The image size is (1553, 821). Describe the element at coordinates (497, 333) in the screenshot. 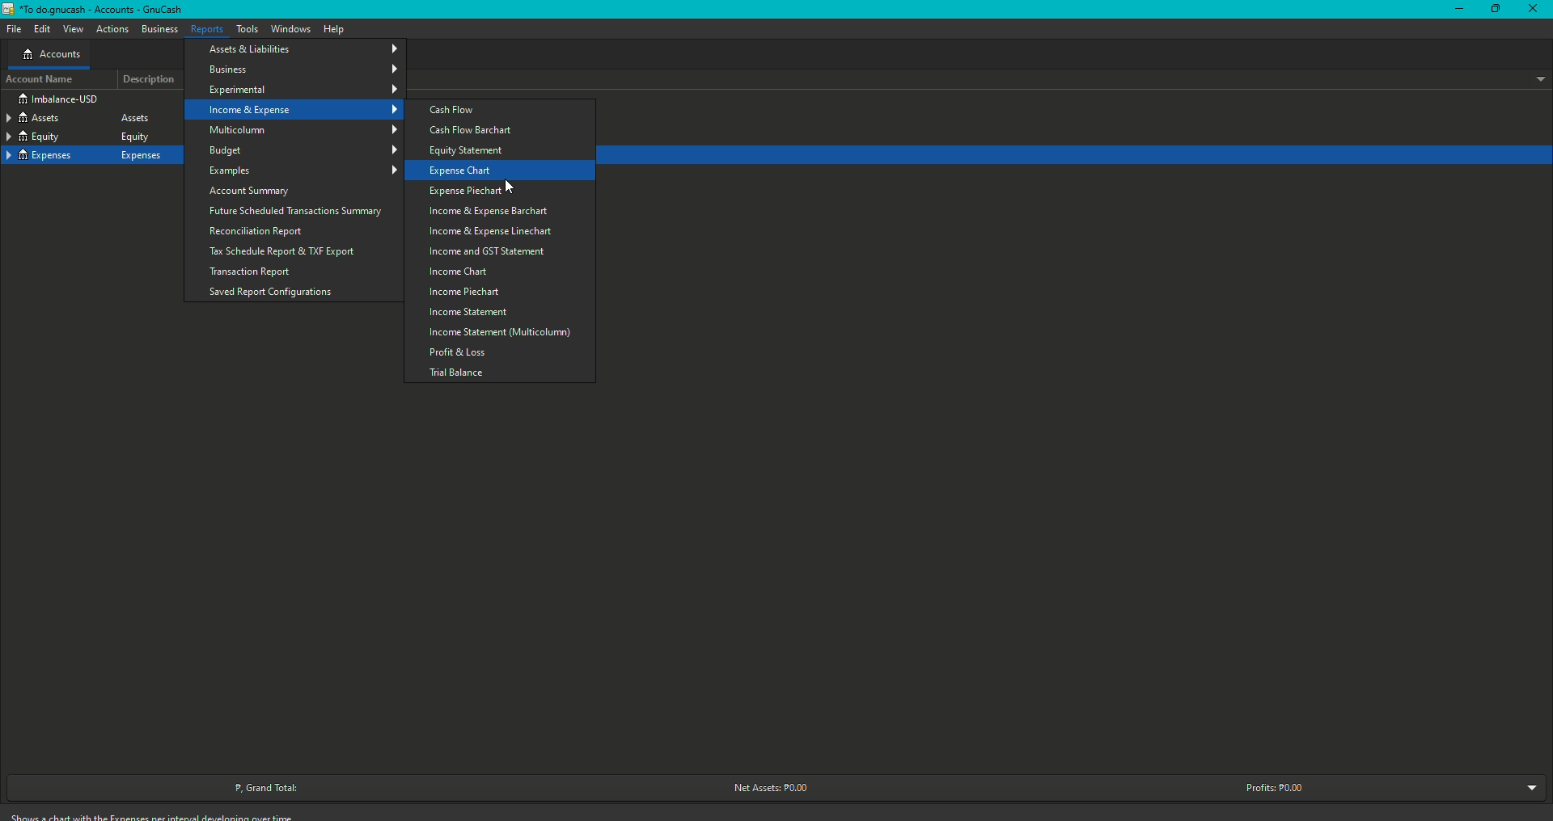

I see `Income Statement Multicolumn` at that location.